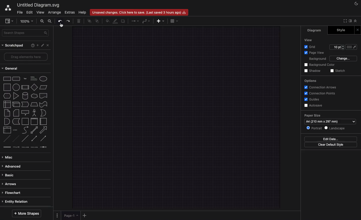  What do you see at coordinates (358, 30) in the screenshot?
I see `Close` at bounding box center [358, 30].